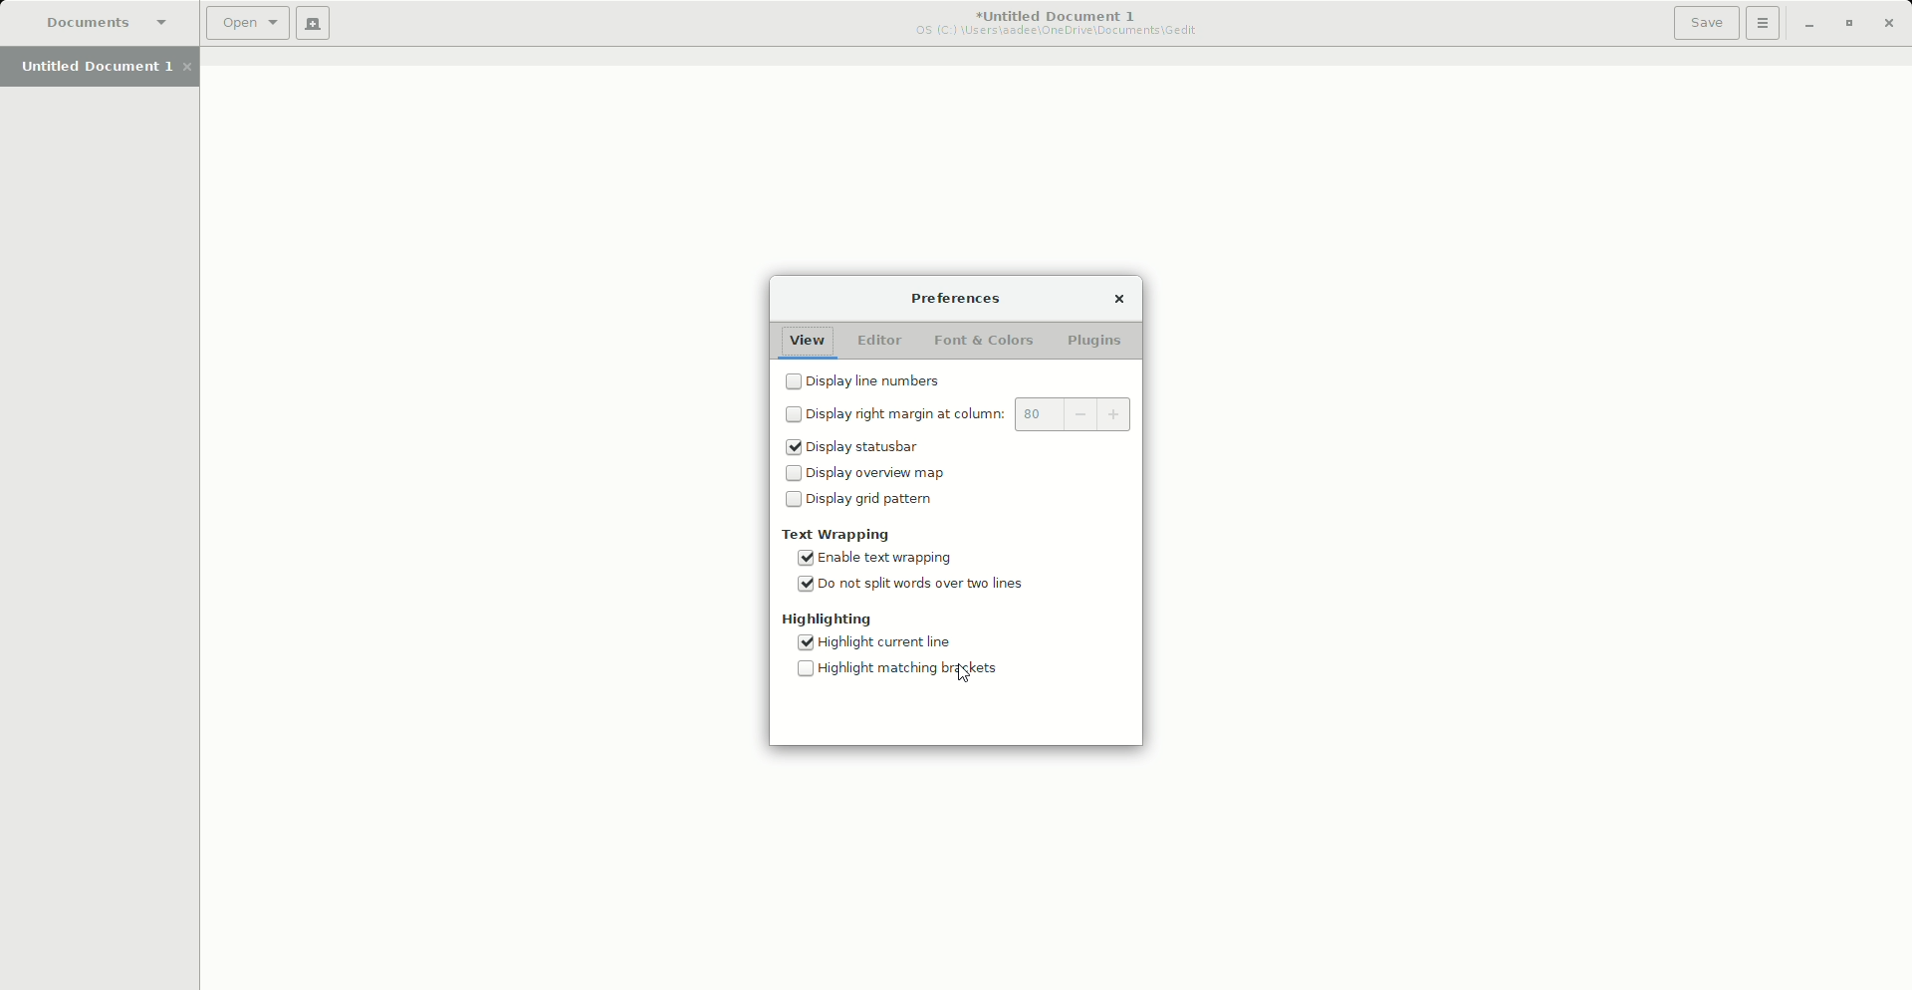 The width and height of the screenshot is (1912, 990). I want to click on Highlight current line, so click(886, 645).